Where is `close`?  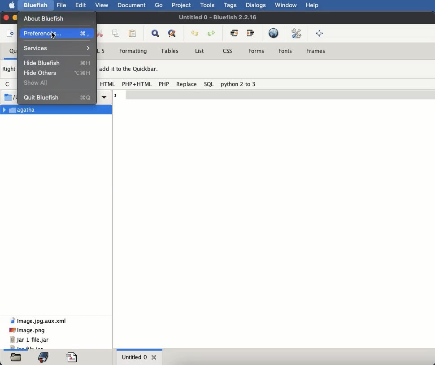 close is located at coordinates (155, 357).